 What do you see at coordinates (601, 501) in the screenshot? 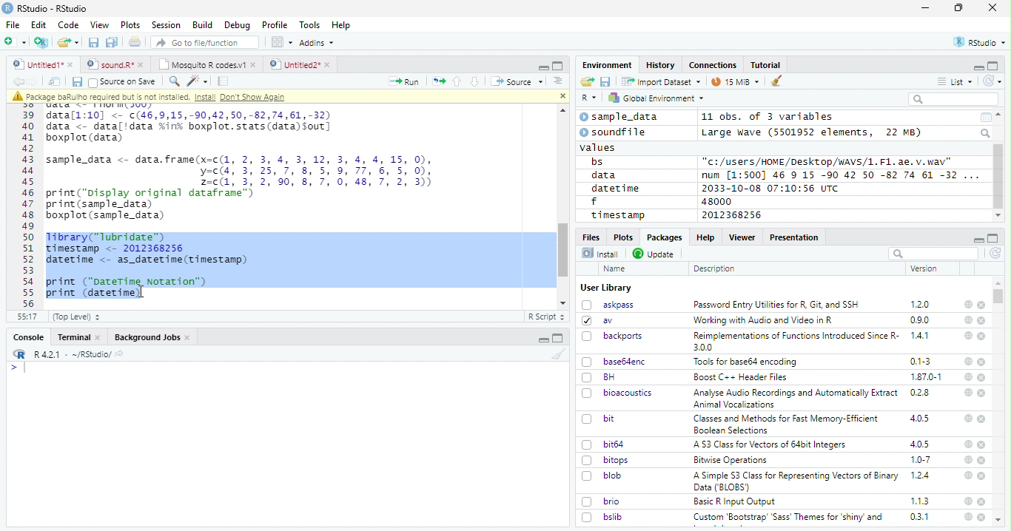
I see `brio` at bounding box center [601, 501].